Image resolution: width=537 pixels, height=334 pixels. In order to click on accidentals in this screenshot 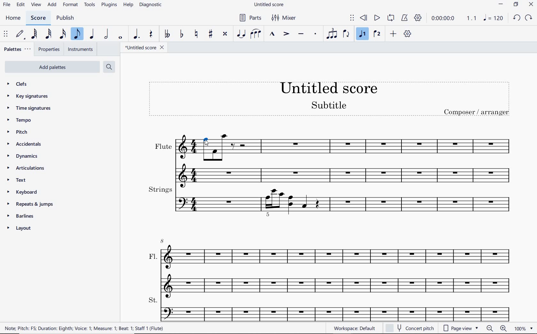, I will do `click(24, 145)`.